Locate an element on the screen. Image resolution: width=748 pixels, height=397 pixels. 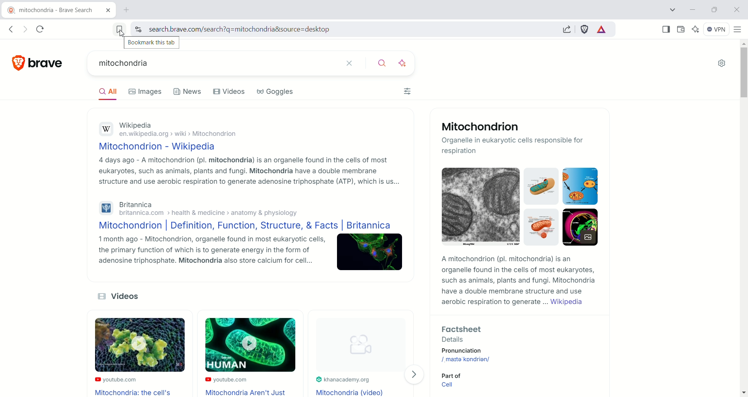
minimize is located at coordinates (693, 9).